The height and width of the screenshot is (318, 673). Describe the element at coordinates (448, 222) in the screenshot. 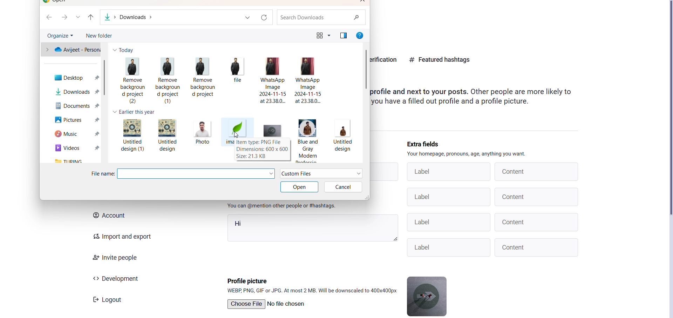

I see `Label` at that location.